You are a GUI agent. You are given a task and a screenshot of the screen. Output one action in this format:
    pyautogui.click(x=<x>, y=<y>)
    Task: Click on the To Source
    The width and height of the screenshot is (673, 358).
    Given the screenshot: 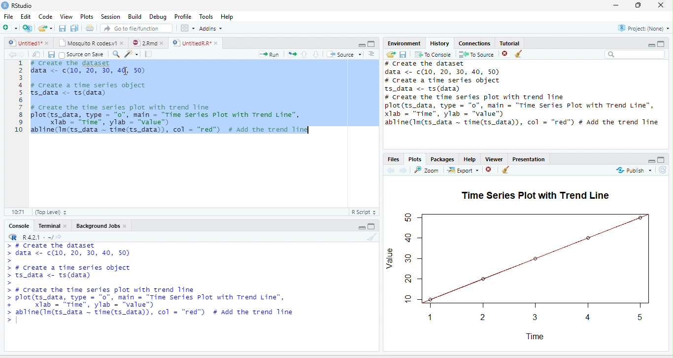 What is the action you would take?
    pyautogui.click(x=476, y=54)
    